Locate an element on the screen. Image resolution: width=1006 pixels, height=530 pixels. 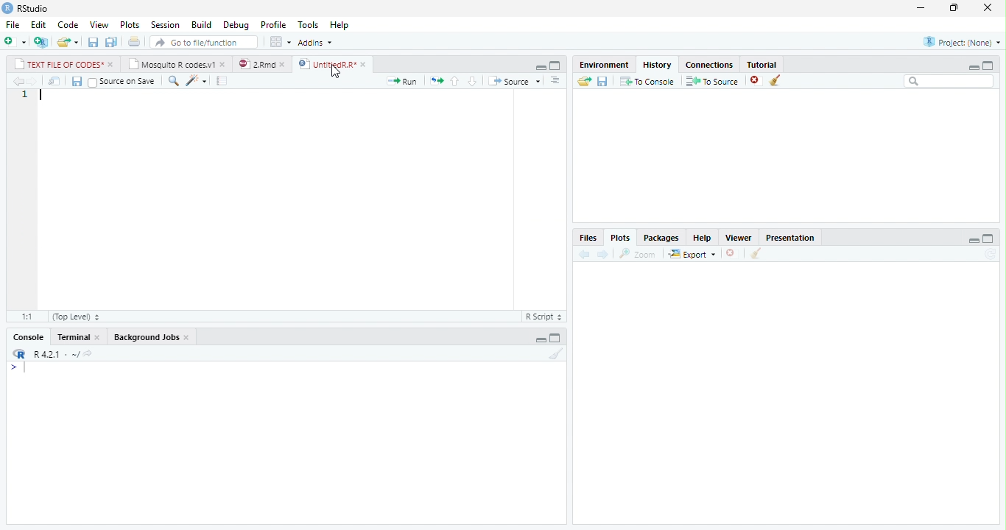
Background Jobs is located at coordinates (146, 337).